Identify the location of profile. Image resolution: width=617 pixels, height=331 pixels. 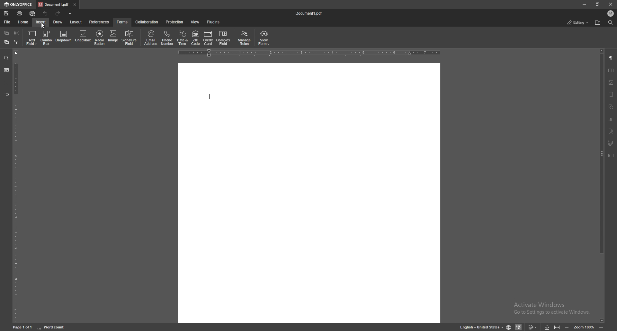
(611, 13).